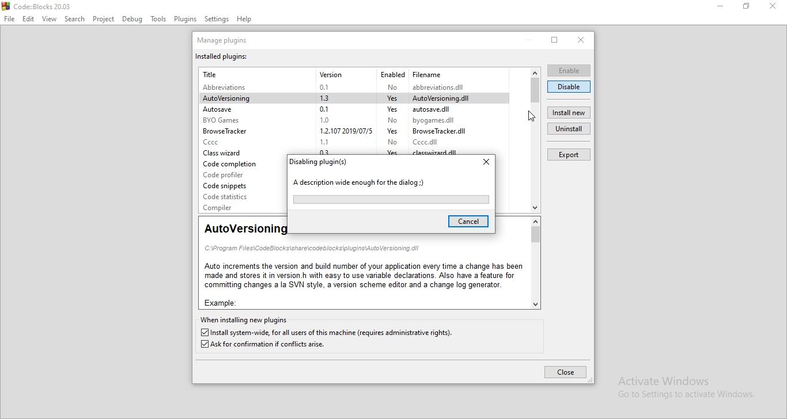  What do you see at coordinates (565, 372) in the screenshot?
I see `close` at bounding box center [565, 372].